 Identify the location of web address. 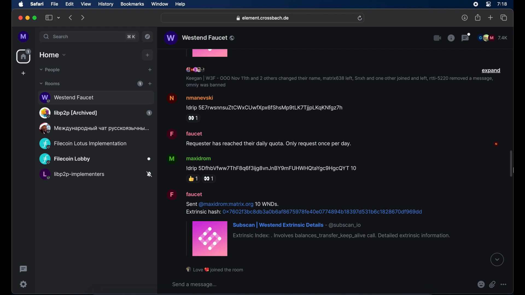
(263, 18).